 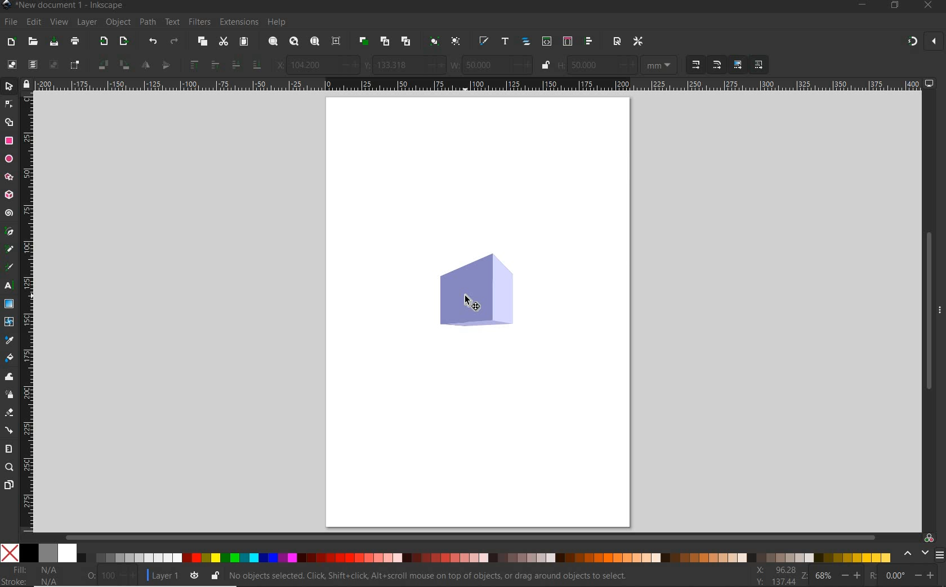 What do you see at coordinates (128, 576) in the screenshot?
I see `increase/decrease` at bounding box center [128, 576].